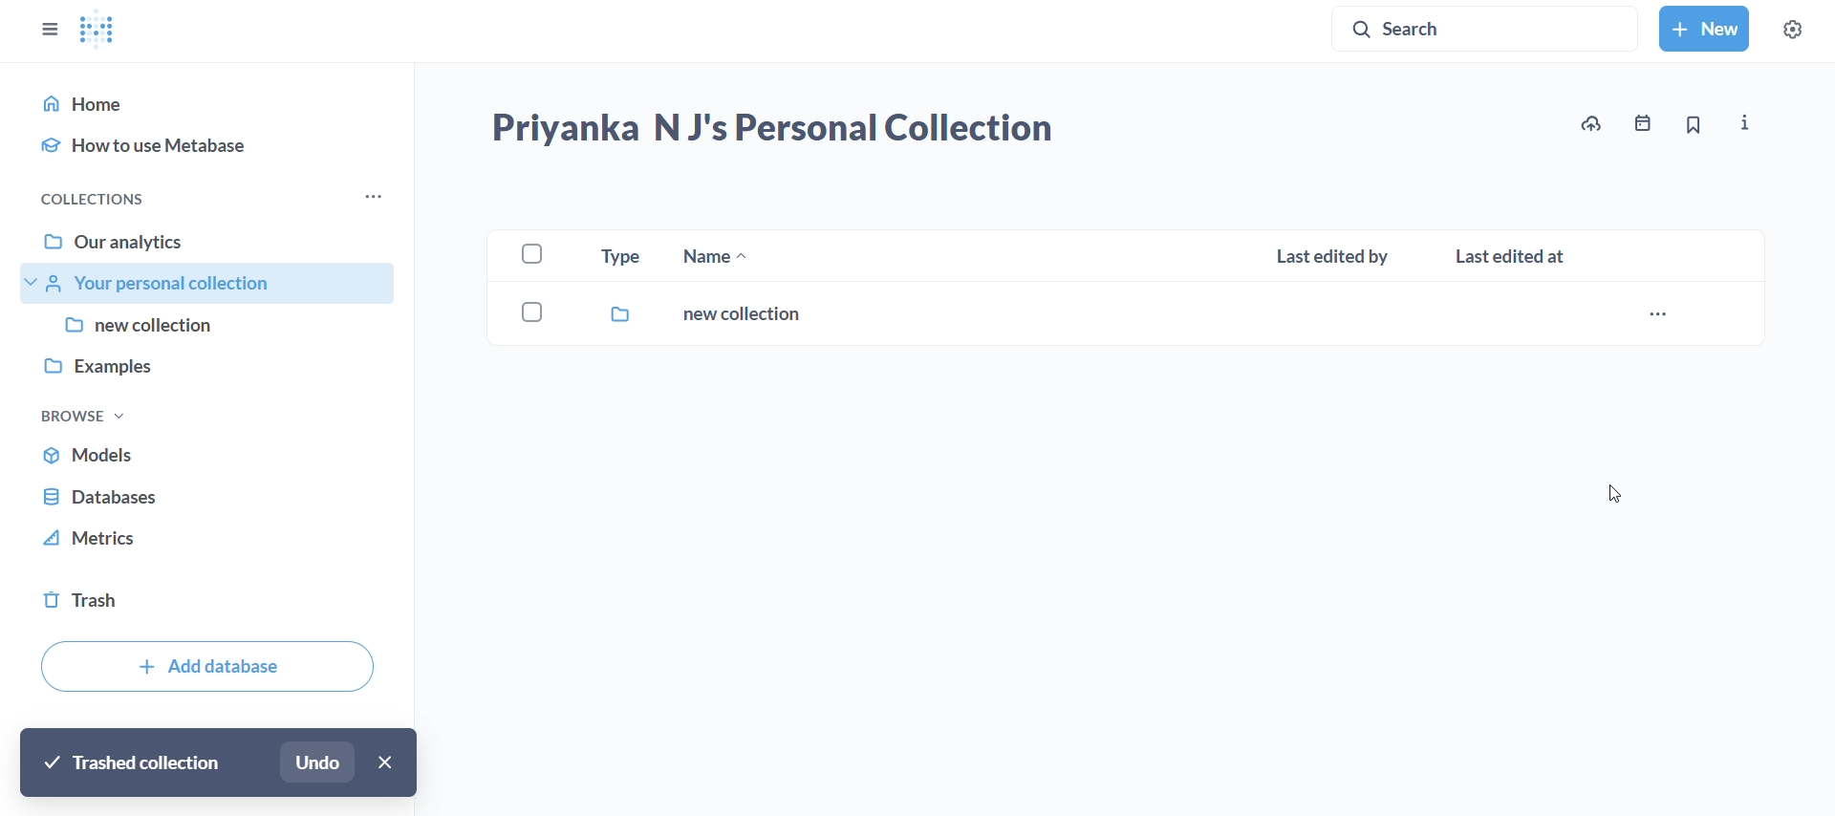  What do you see at coordinates (1659, 319) in the screenshot?
I see `more` at bounding box center [1659, 319].